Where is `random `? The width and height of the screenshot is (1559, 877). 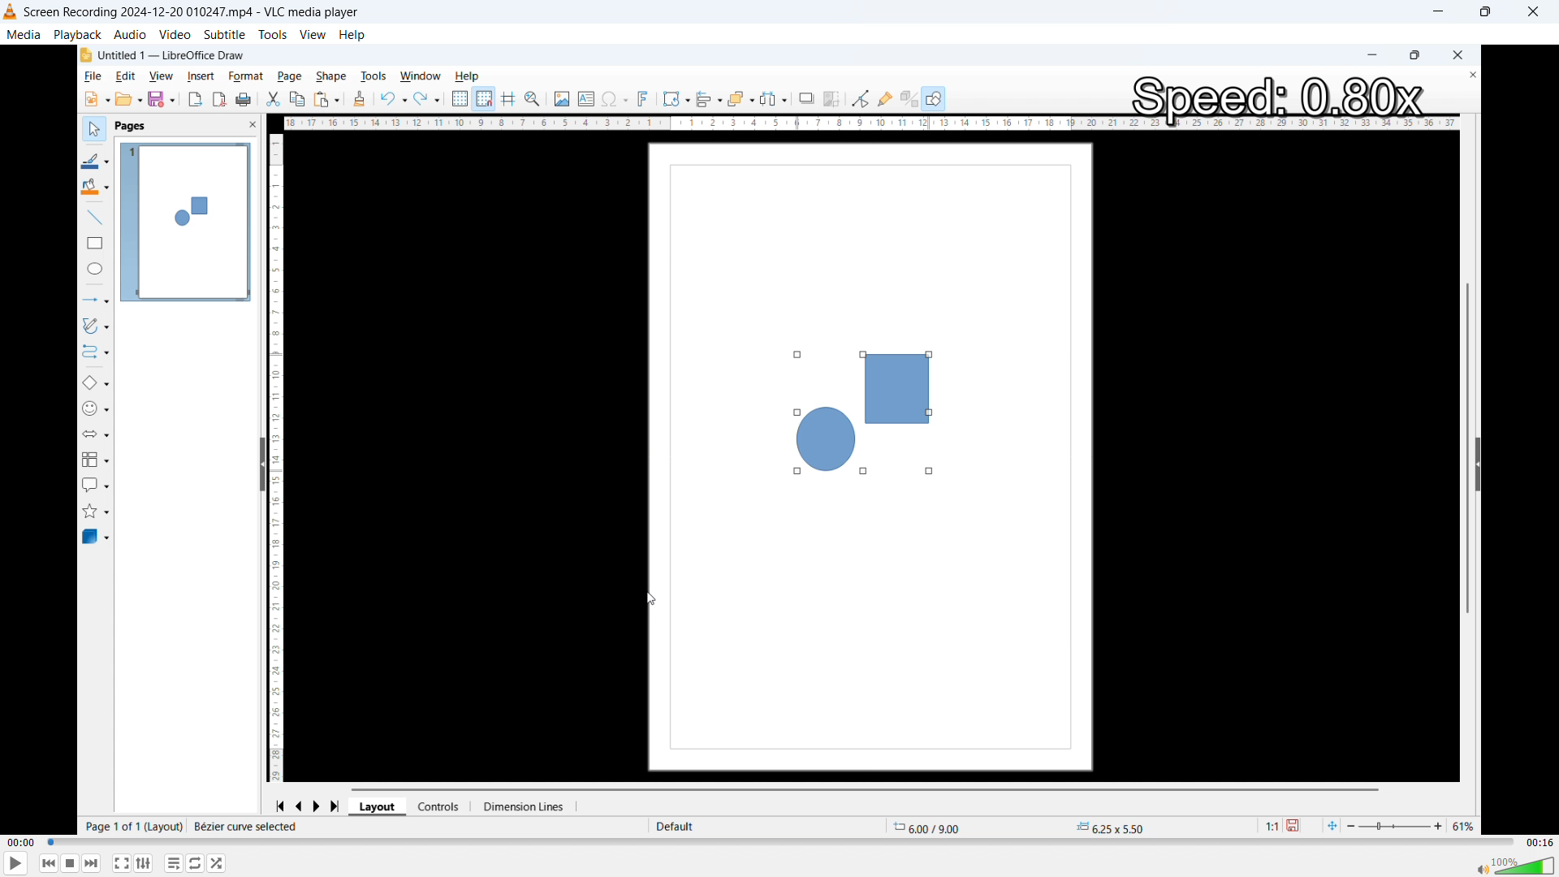
random  is located at coordinates (217, 863).